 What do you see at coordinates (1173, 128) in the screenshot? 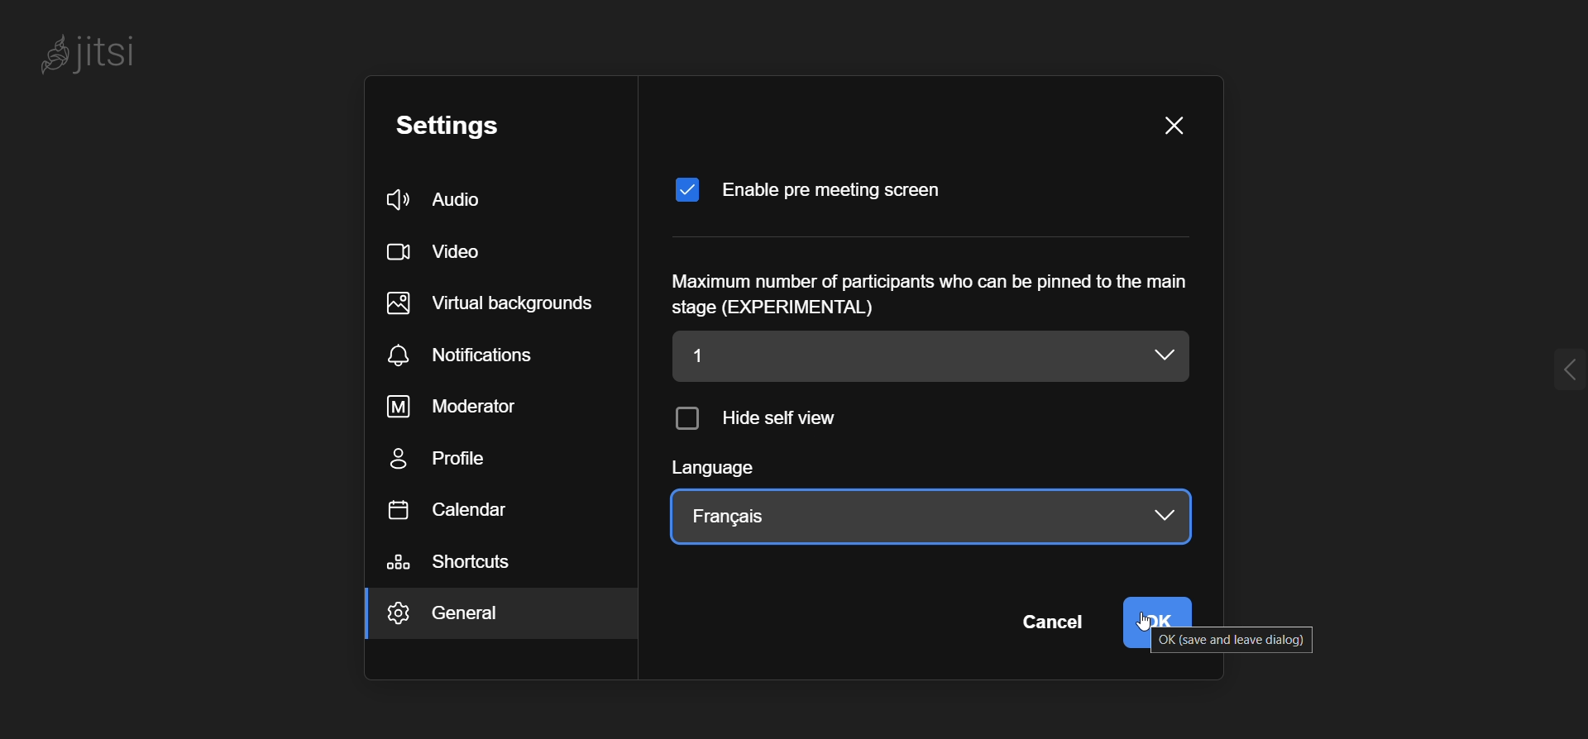
I see `close` at bounding box center [1173, 128].